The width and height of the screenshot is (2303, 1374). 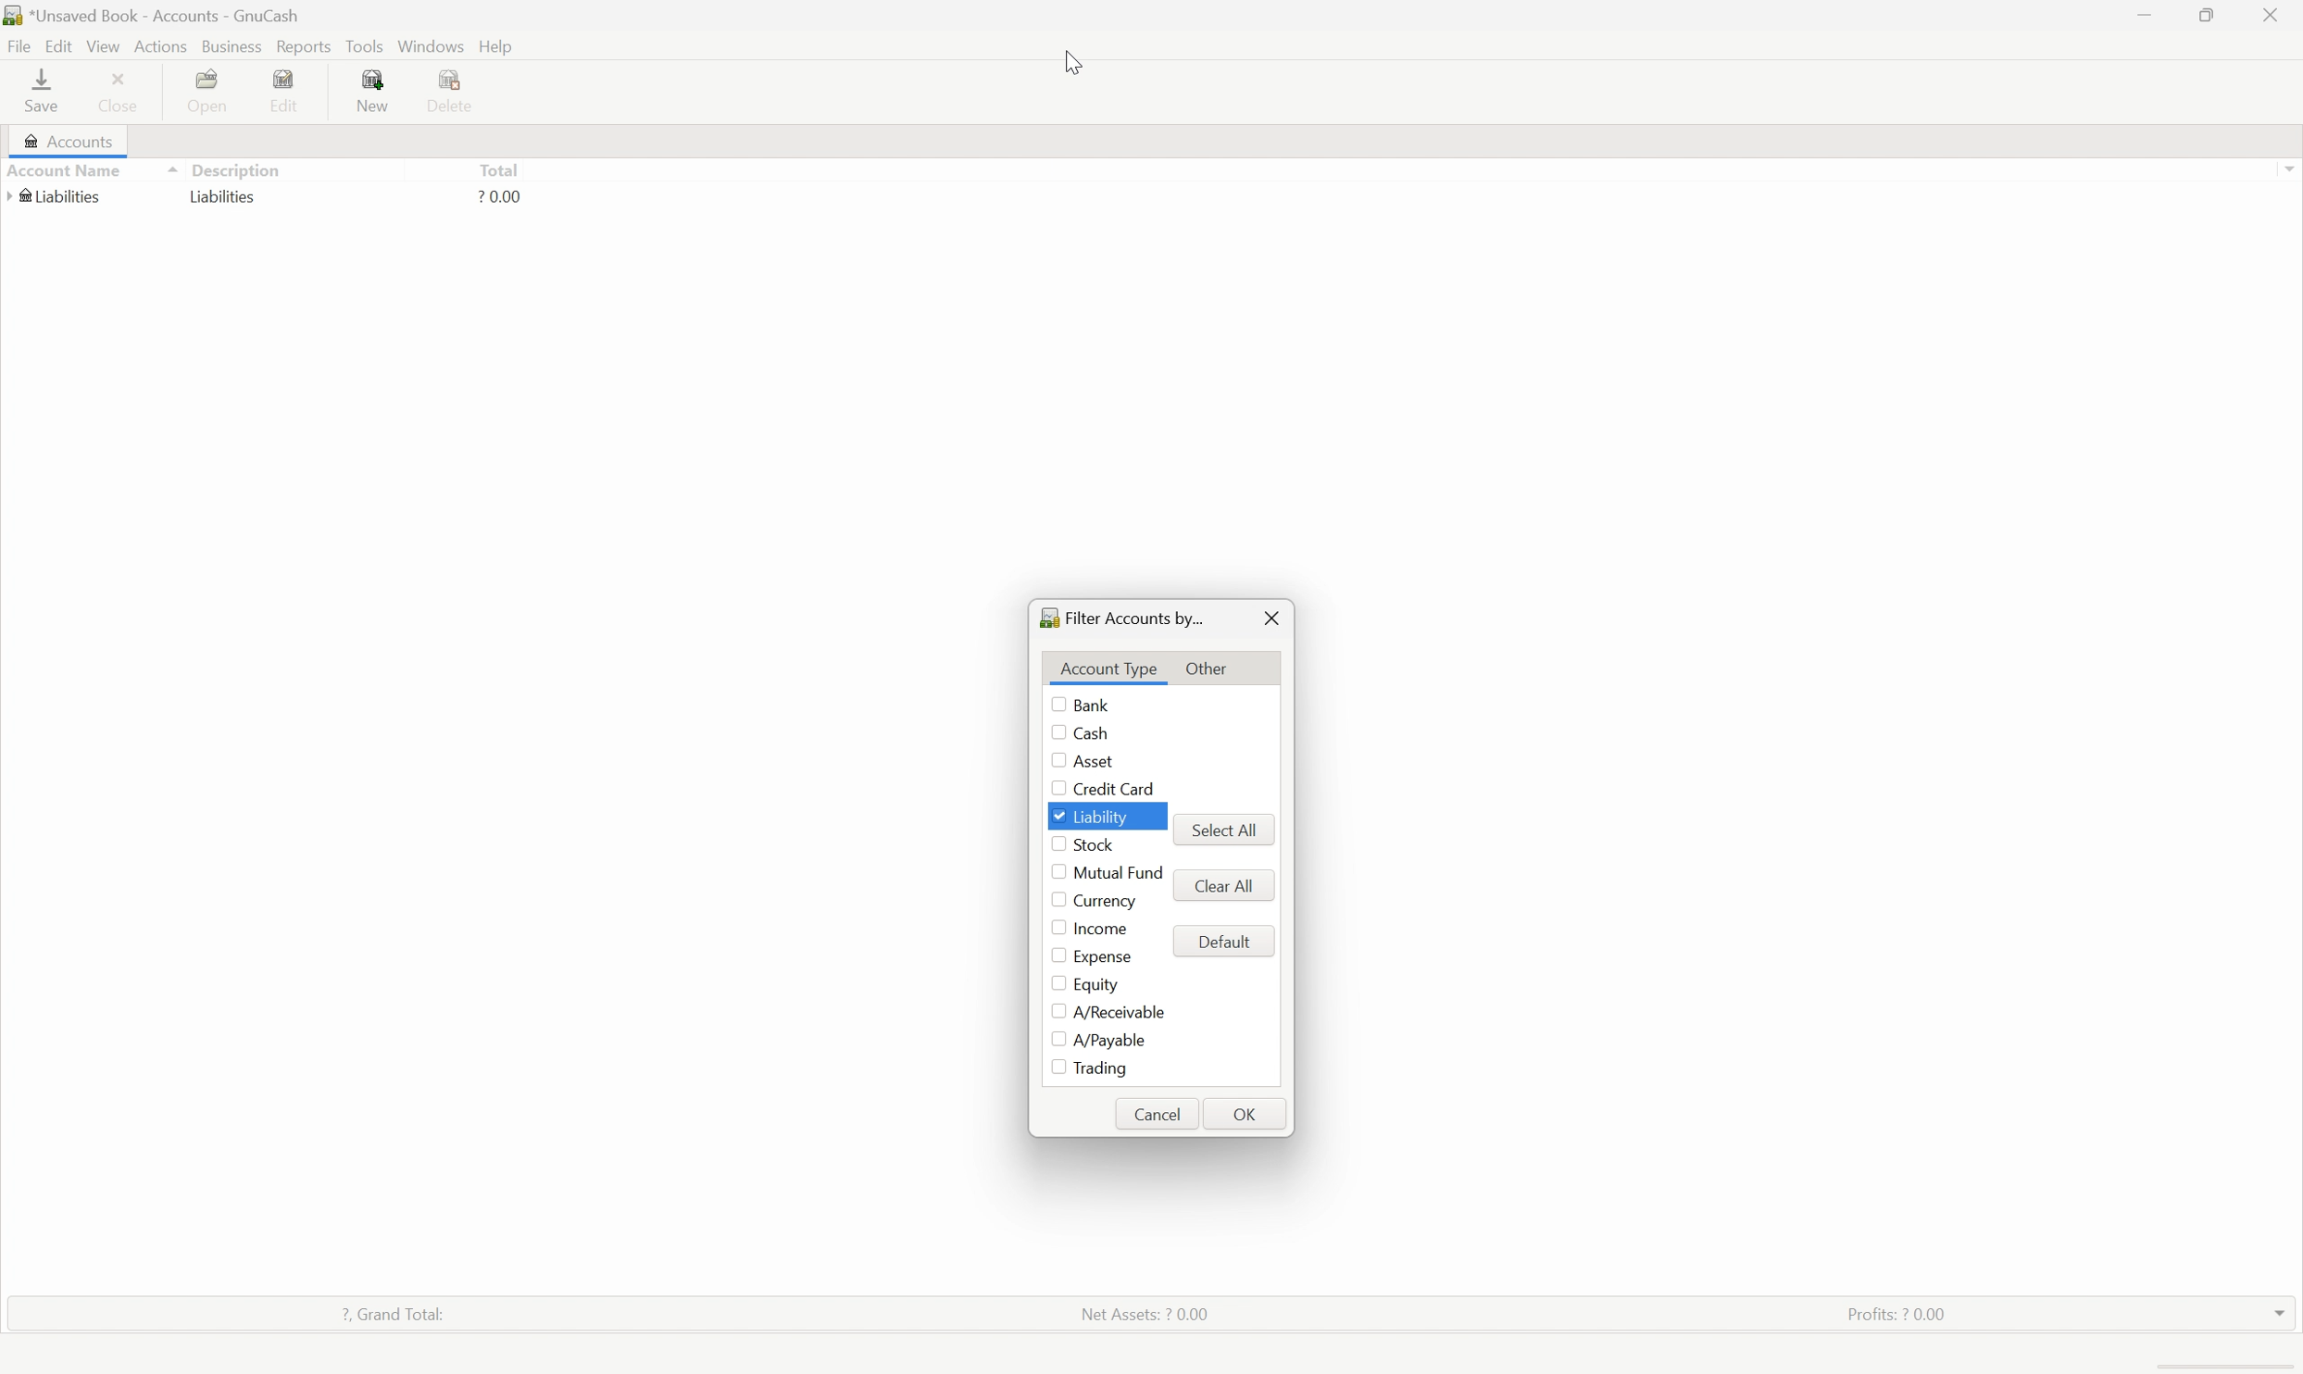 I want to click on Checkbox, so click(x=1052, y=983).